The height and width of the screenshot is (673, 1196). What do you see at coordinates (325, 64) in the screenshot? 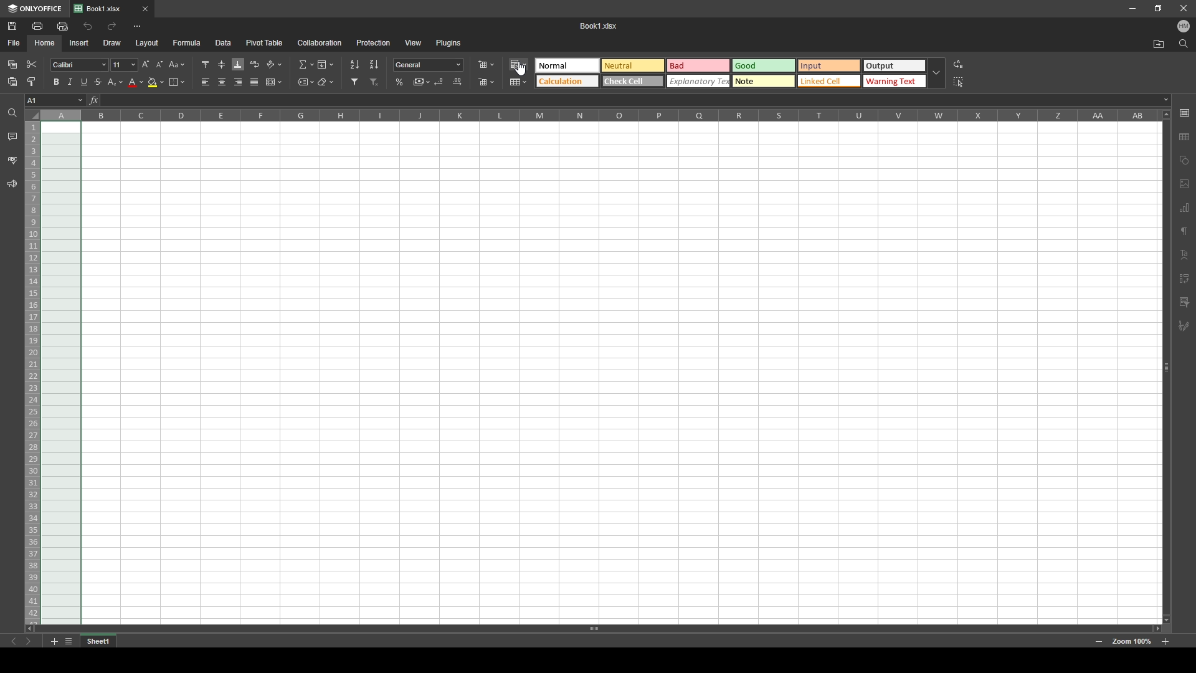
I see `fill` at bounding box center [325, 64].